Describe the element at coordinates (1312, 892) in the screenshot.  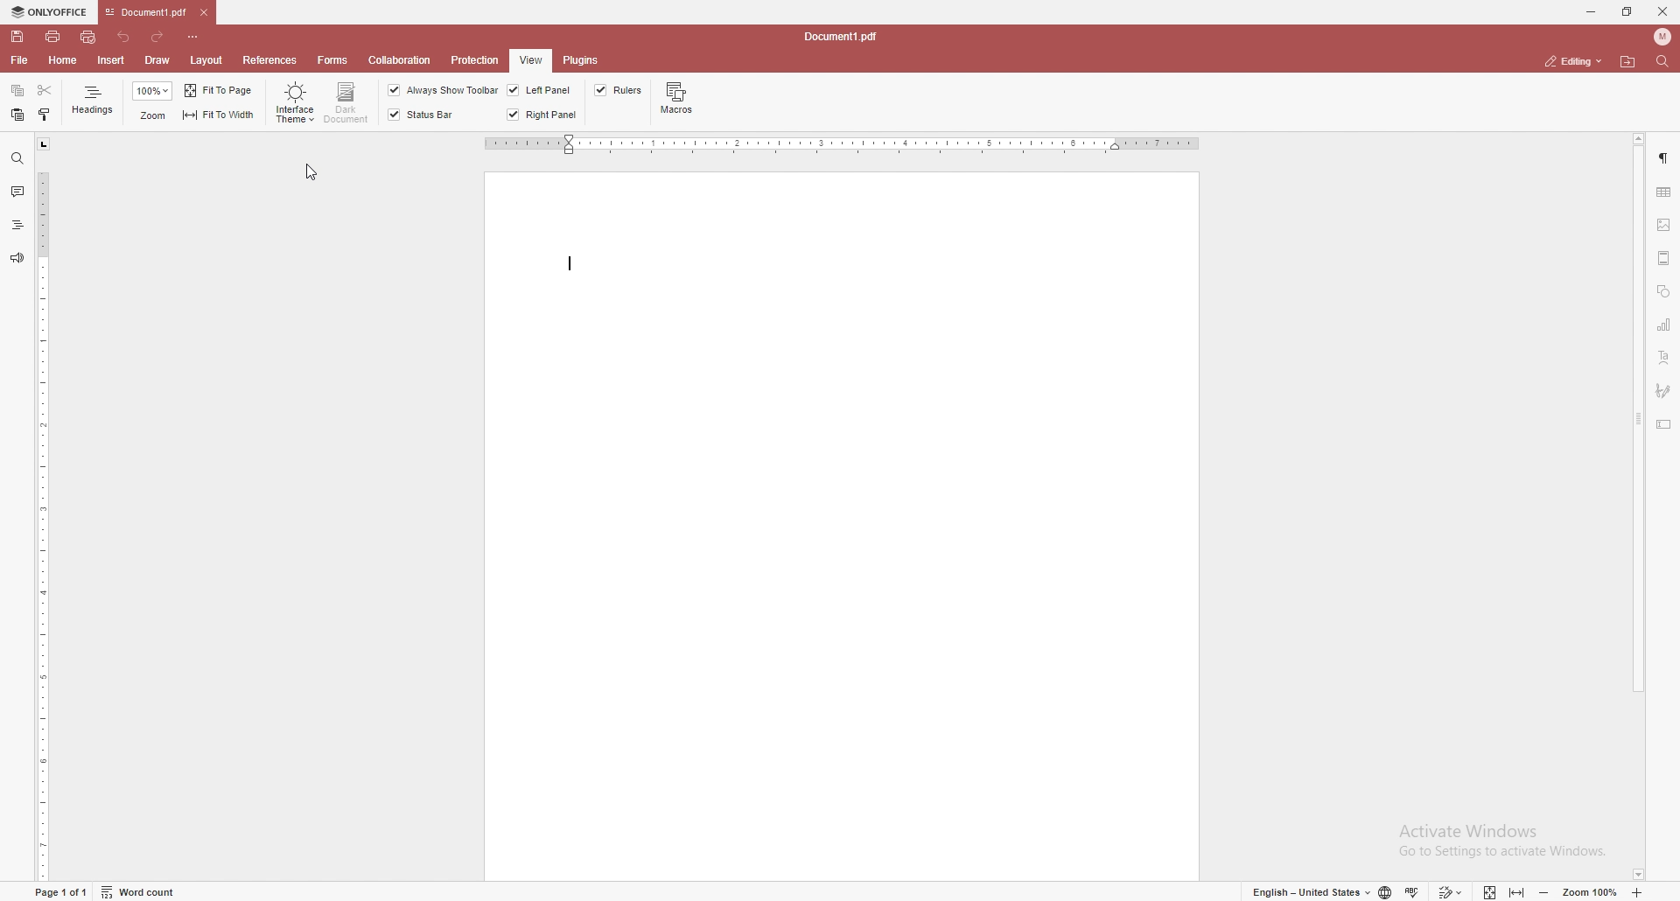
I see `change text language` at that location.